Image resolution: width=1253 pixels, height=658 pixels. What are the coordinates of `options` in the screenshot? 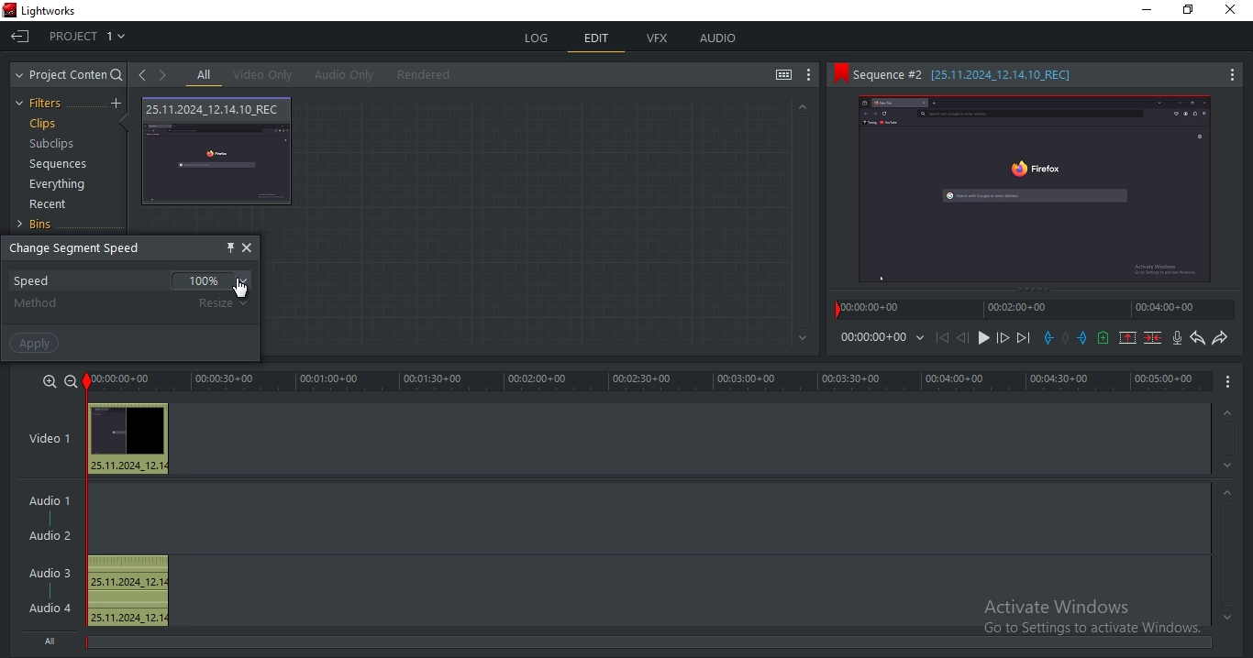 It's located at (1226, 383).